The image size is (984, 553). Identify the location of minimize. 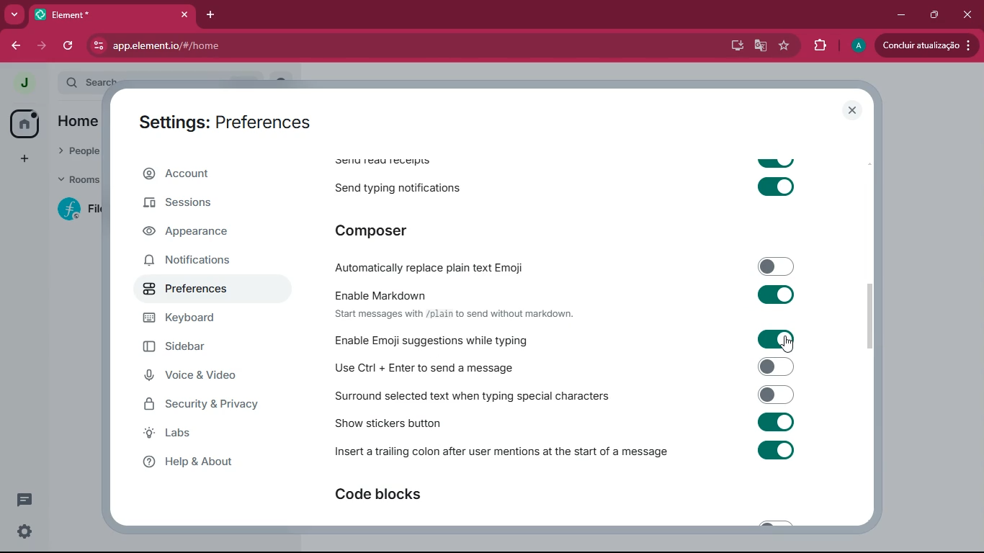
(898, 15).